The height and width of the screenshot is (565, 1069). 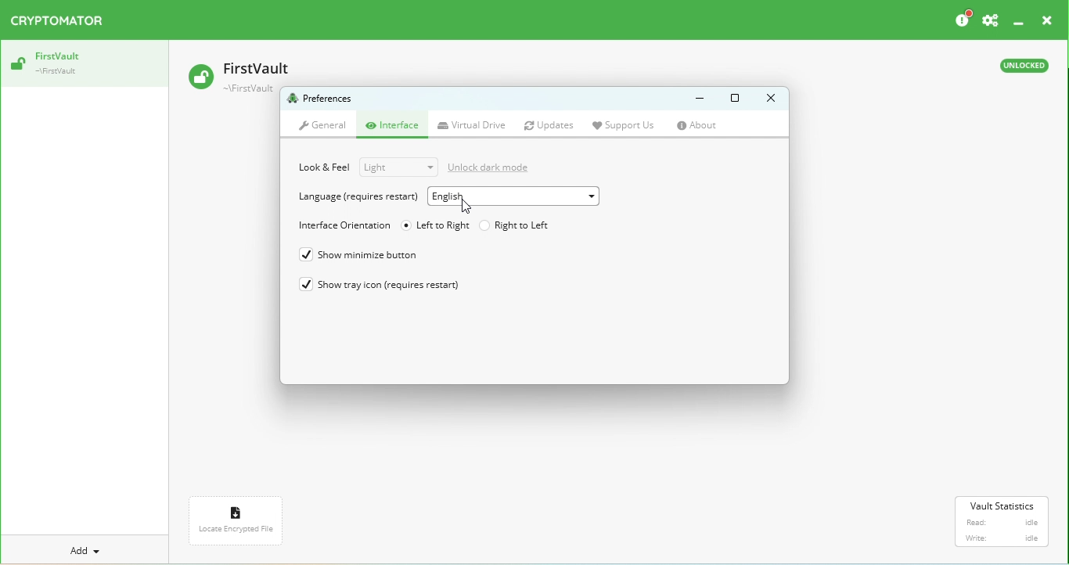 What do you see at coordinates (991, 20) in the screenshot?
I see `Preferences` at bounding box center [991, 20].